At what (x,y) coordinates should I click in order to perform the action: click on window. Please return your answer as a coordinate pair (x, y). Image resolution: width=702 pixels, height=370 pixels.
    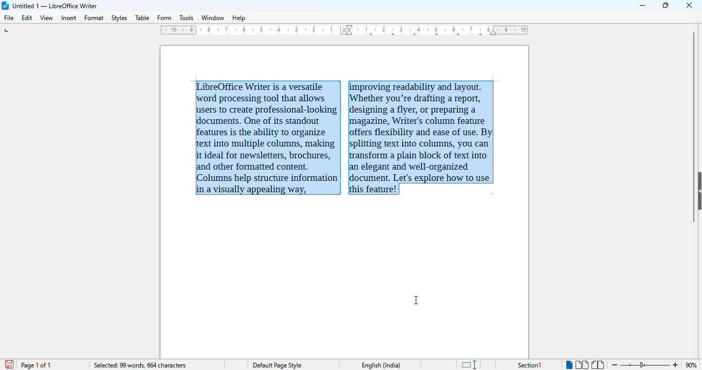
    Looking at the image, I should click on (213, 18).